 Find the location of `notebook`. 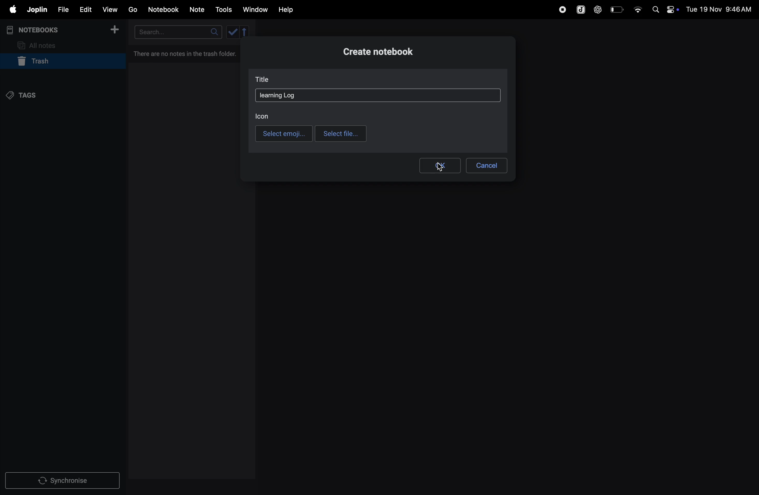

notebook is located at coordinates (164, 9).